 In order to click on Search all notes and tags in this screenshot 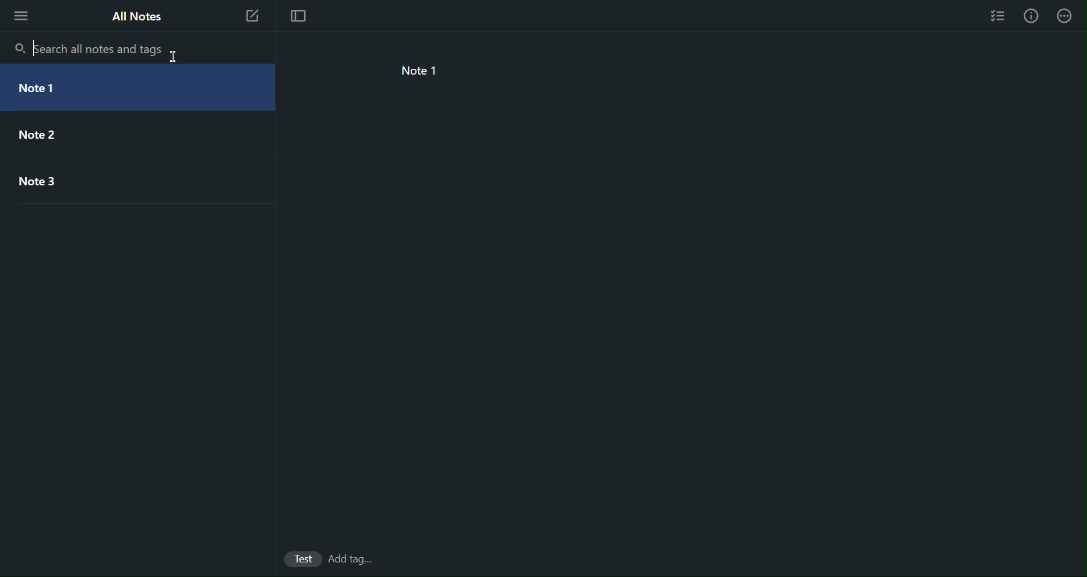, I will do `click(103, 49)`.